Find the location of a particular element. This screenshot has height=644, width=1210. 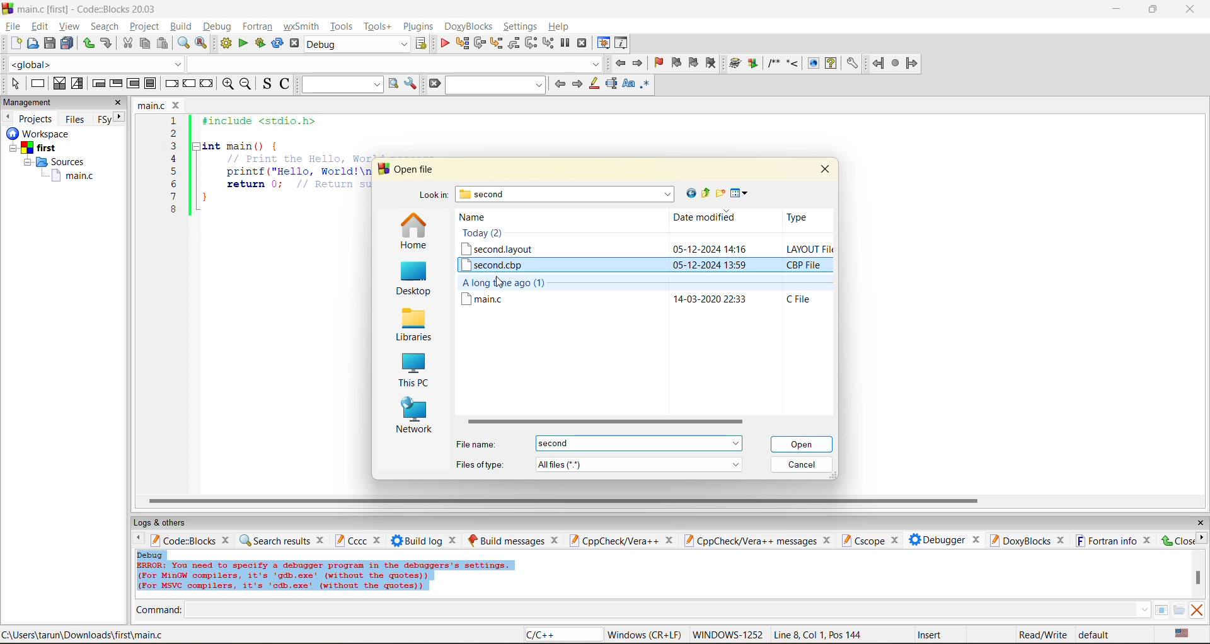

step into is located at coordinates (792, 62).